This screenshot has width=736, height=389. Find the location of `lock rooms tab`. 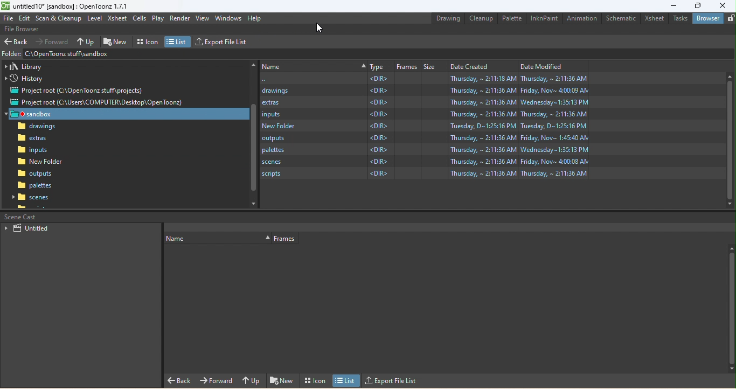

lock rooms tab is located at coordinates (730, 18).